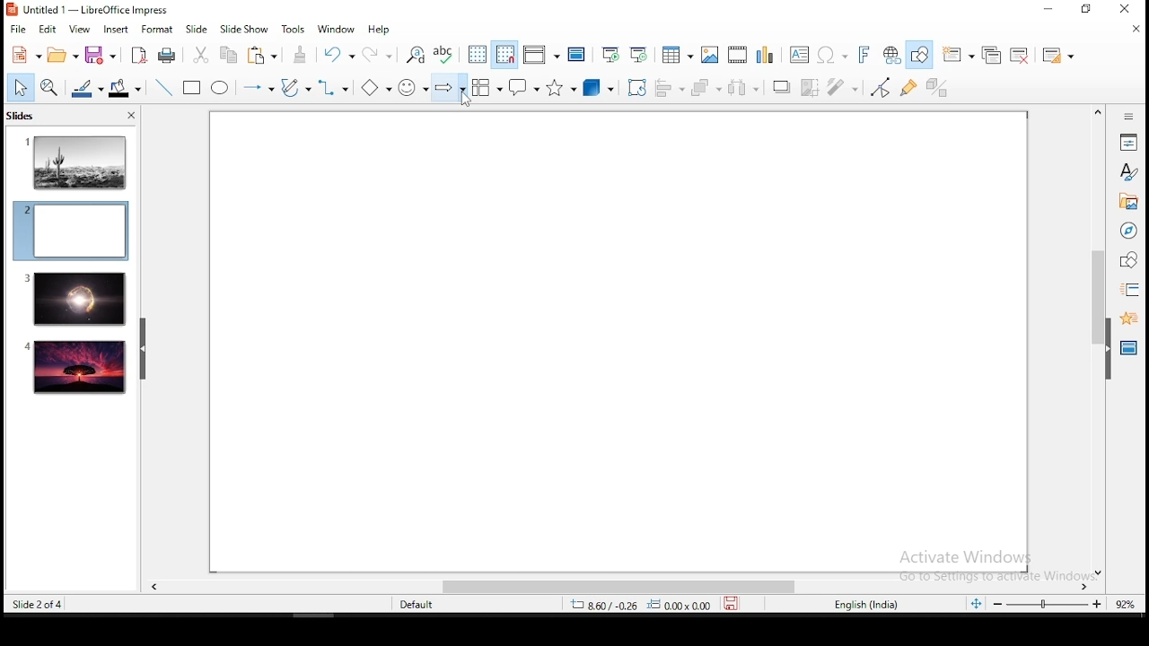  I want to click on ellipse, so click(219, 88).